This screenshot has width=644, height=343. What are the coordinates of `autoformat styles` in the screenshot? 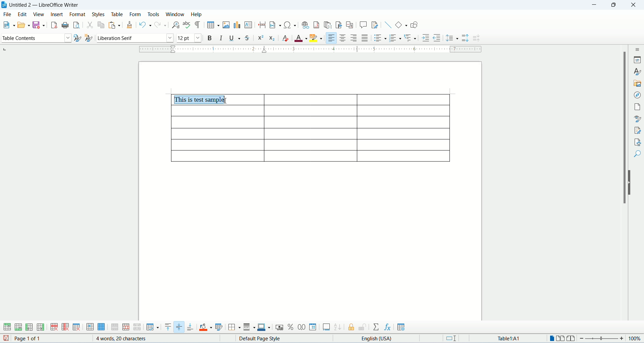 It's located at (220, 327).